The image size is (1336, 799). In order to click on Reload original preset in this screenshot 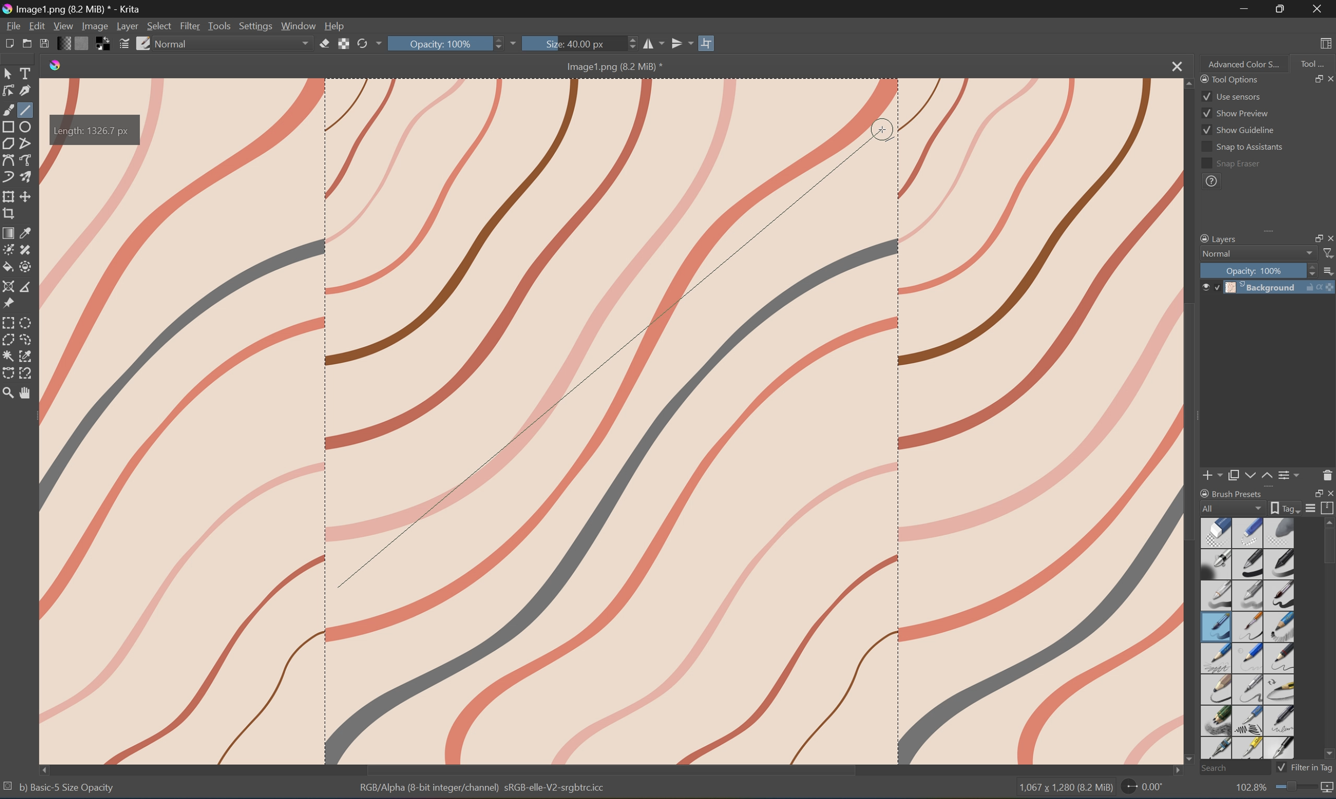, I will do `click(361, 44)`.